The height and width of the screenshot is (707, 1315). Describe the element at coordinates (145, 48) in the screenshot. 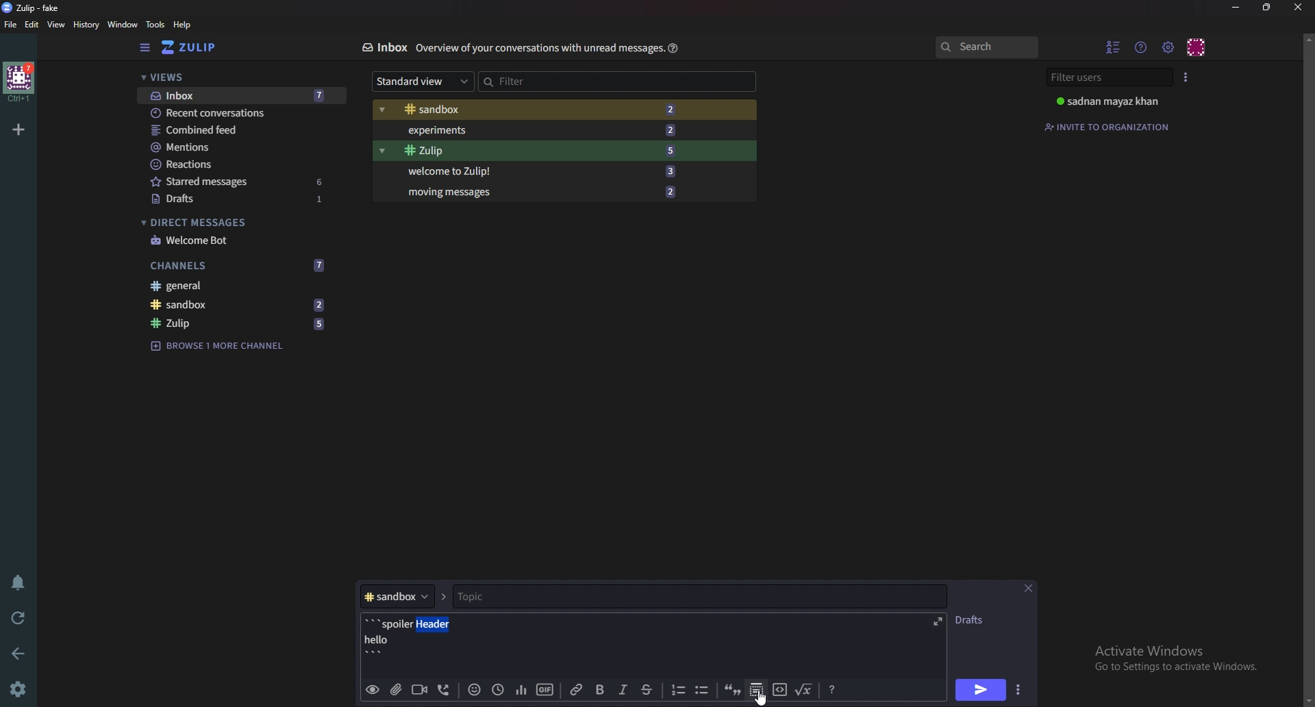

I see `Hide sidebar` at that location.